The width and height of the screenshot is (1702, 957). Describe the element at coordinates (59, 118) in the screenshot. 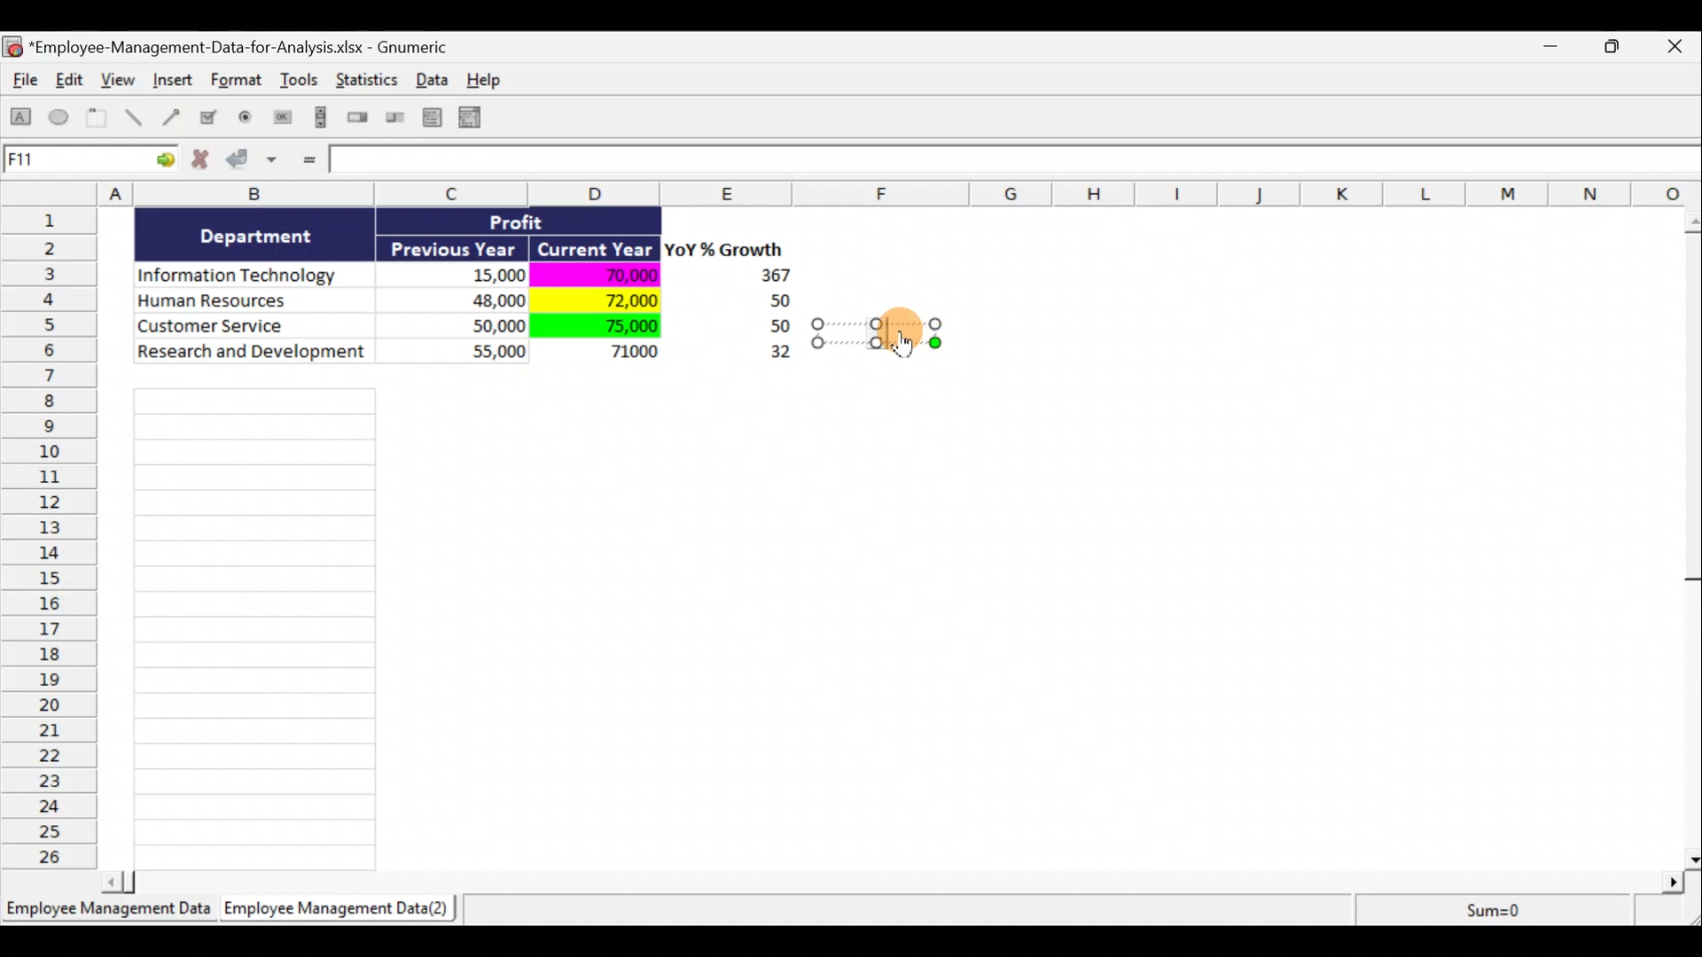

I see `Create an ellipse object` at that location.